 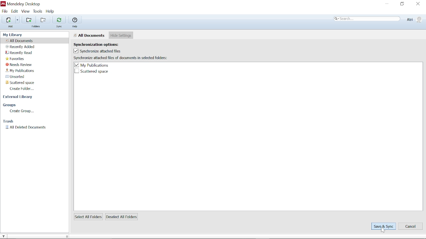 What do you see at coordinates (38, 12) in the screenshot?
I see `Tools` at bounding box center [38, 12].